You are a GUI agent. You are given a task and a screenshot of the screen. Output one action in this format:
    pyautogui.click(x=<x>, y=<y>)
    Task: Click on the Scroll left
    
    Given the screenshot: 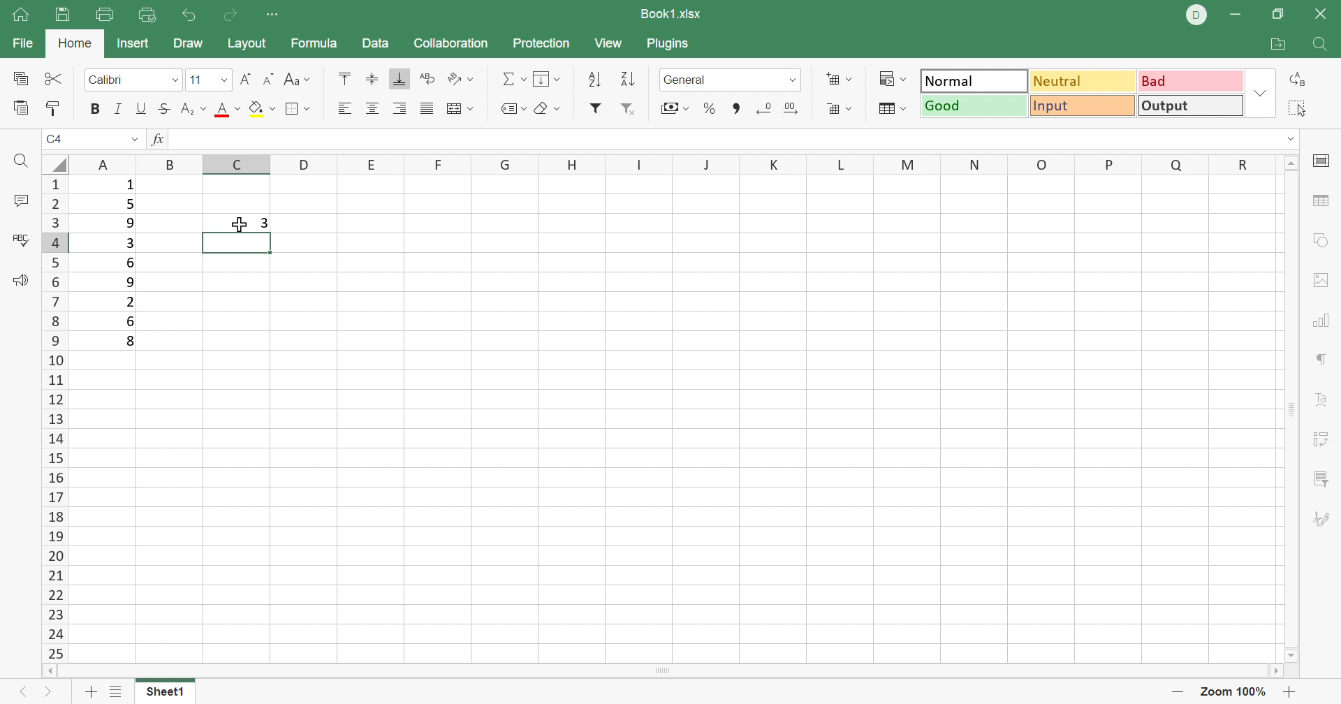 What is the action you would take?
    pyautogui.click(x=48, y=670)
    